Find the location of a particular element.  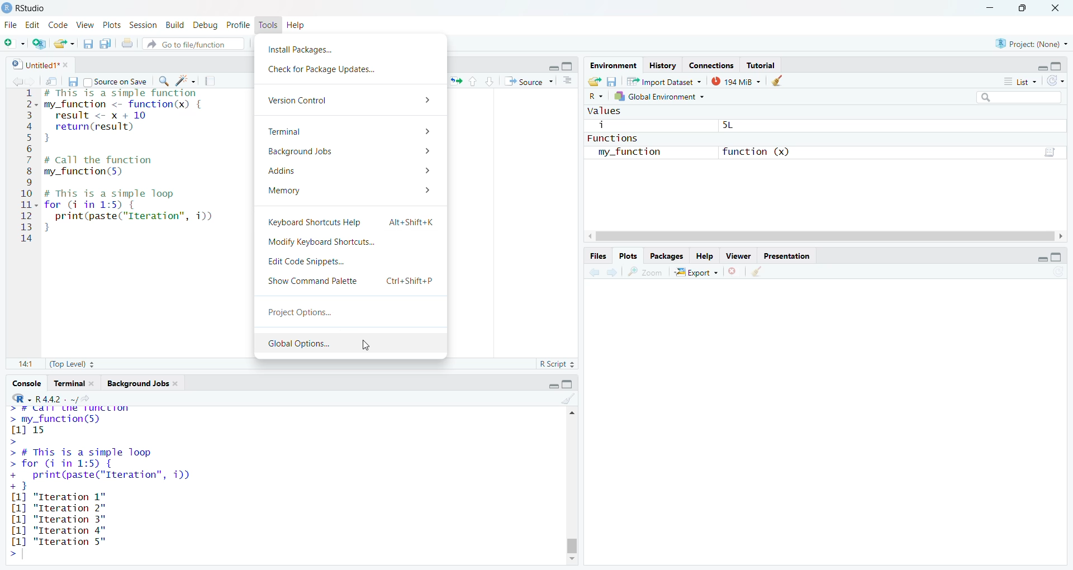

save current document is located at coordinates (72, 80).